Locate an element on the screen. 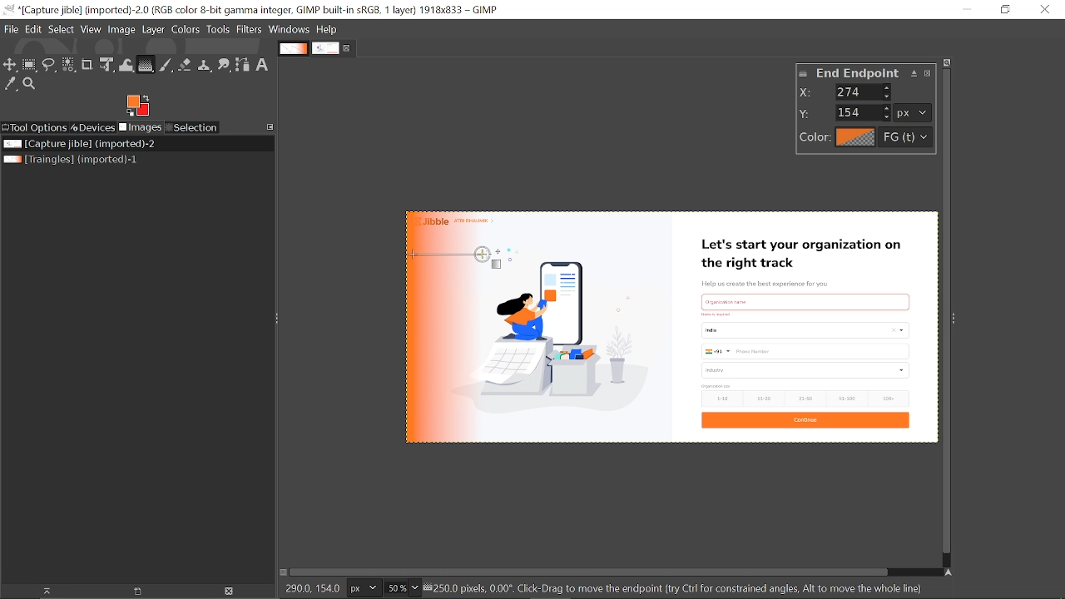 Image resolution: width=1065 pixels, height=599 pixels. File is located at coordinates (12, 28).